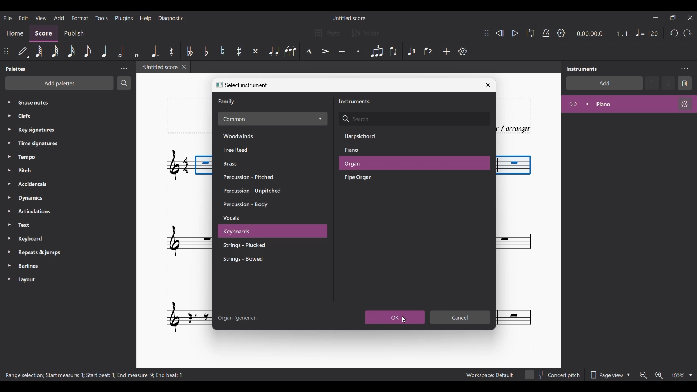 This screenshot has width=697, height=392. I want to click on Add instrument, so click(604, 83).